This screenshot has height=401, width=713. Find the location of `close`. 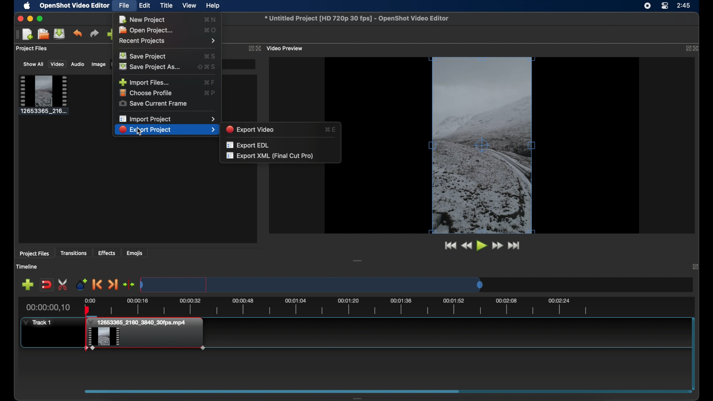

close is located at coordinates (696, 267).